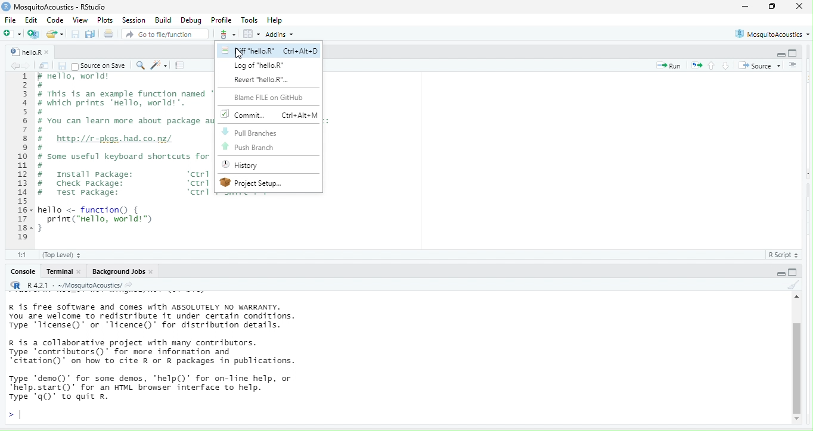  What do you see at coordinates (81, 286) in the screenshot?
I see `R R421 - ~/MosquitoAcoustics/` at bounding box center [81, 286].